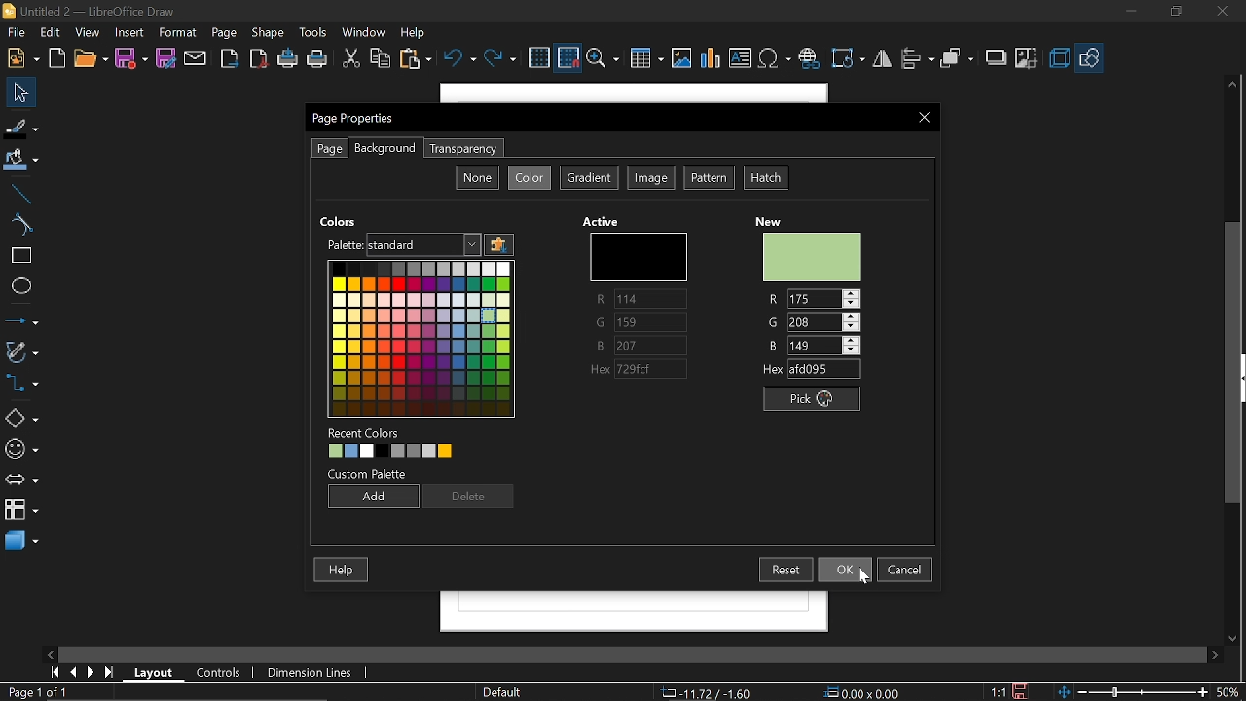 This screenshot has width=1246, height=701. What do you see at coordinates (314, 33) in the screenshot?
I see `Tools` at bounding box center [314, 33].